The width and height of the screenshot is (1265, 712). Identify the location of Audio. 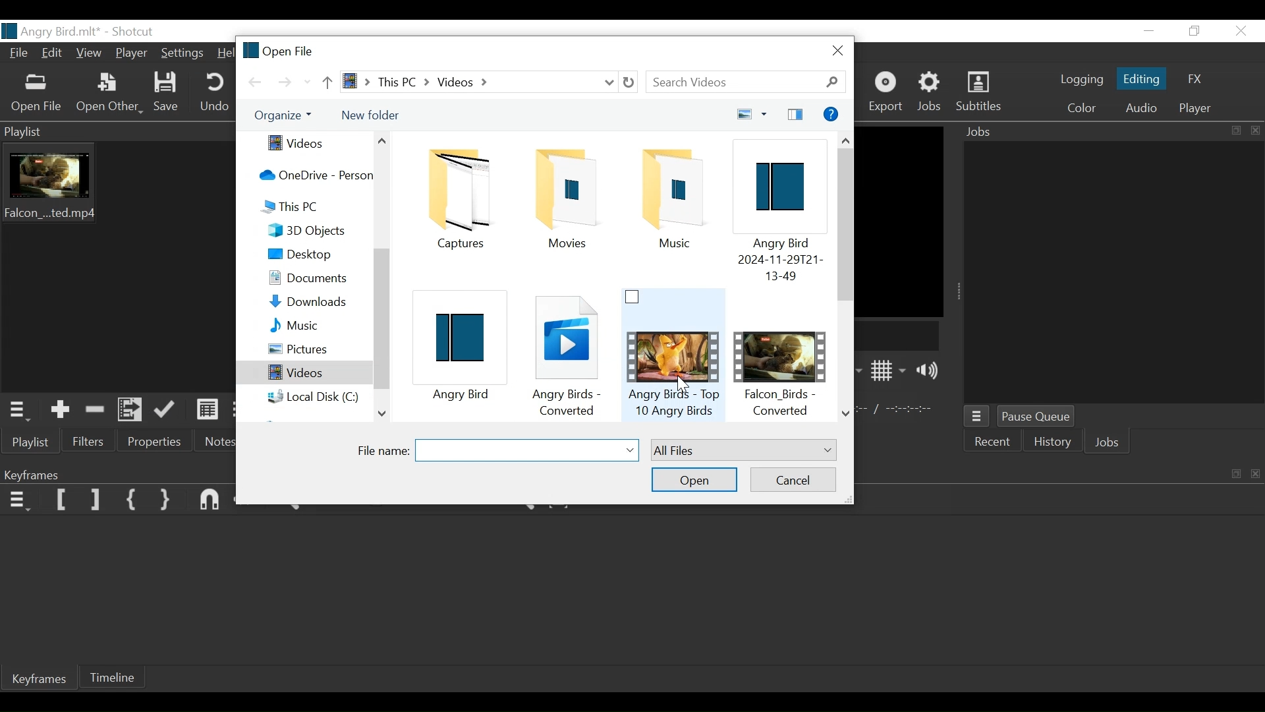
(1144, 108).